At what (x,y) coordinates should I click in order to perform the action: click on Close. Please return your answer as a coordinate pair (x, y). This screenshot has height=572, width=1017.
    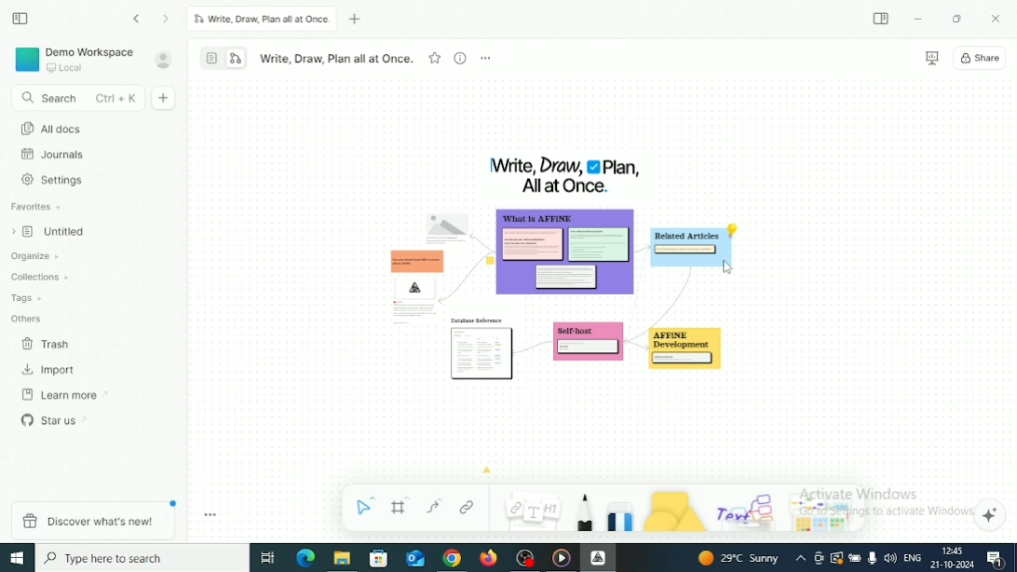
    Looking at the image, I should click on (997, 18).